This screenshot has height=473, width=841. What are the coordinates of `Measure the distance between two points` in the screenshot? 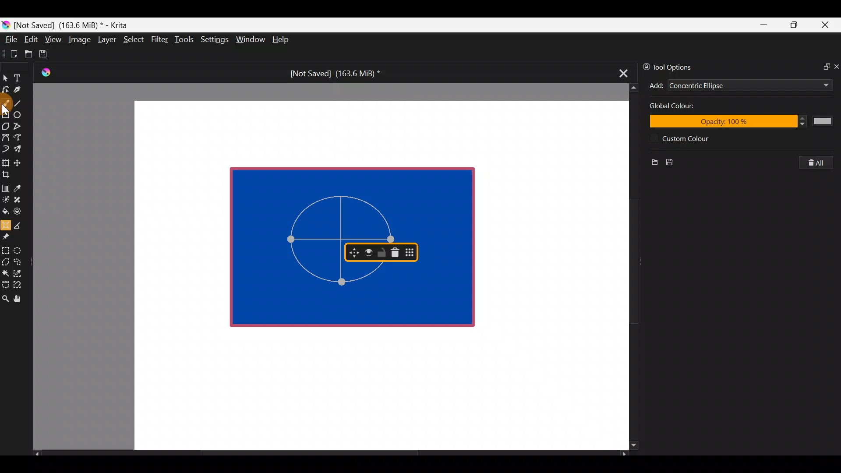 It's located at (20, 222).